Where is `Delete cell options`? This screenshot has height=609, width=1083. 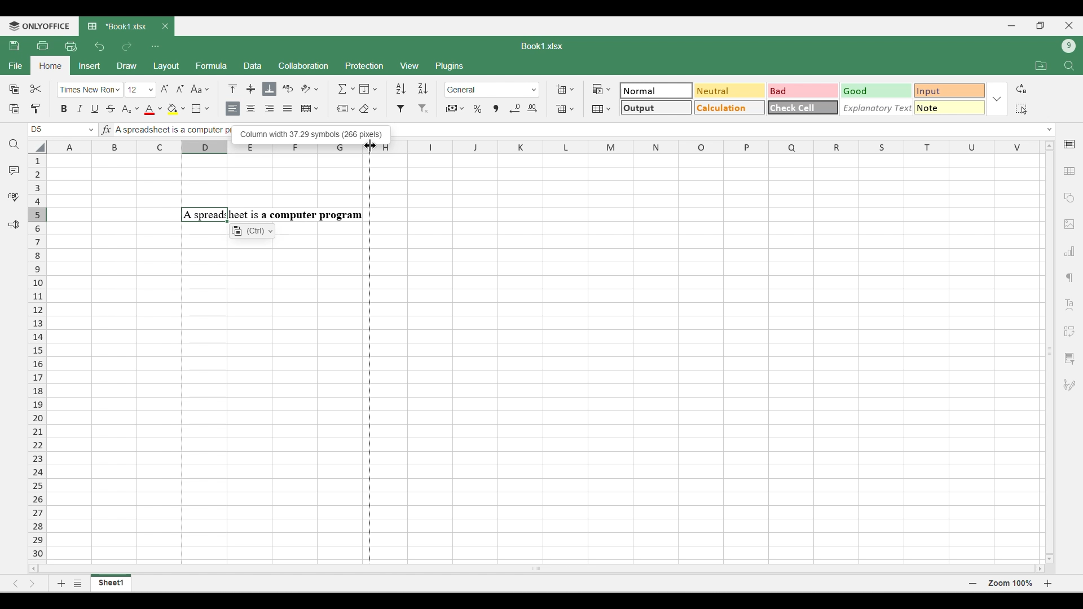
Delete cell options is located at coordinates (565, 109).